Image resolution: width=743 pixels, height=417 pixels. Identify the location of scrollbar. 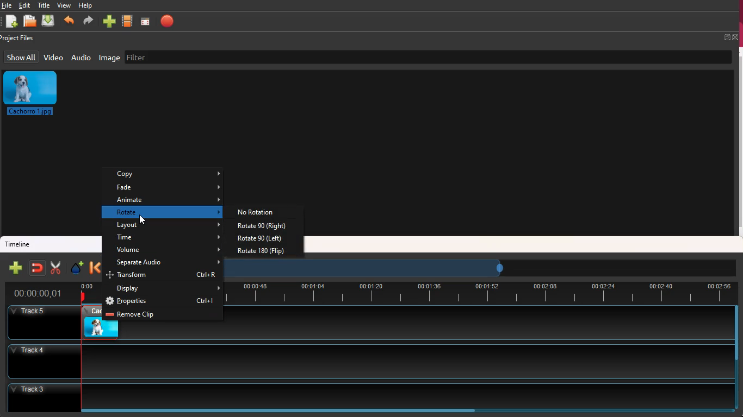
(733, 358).